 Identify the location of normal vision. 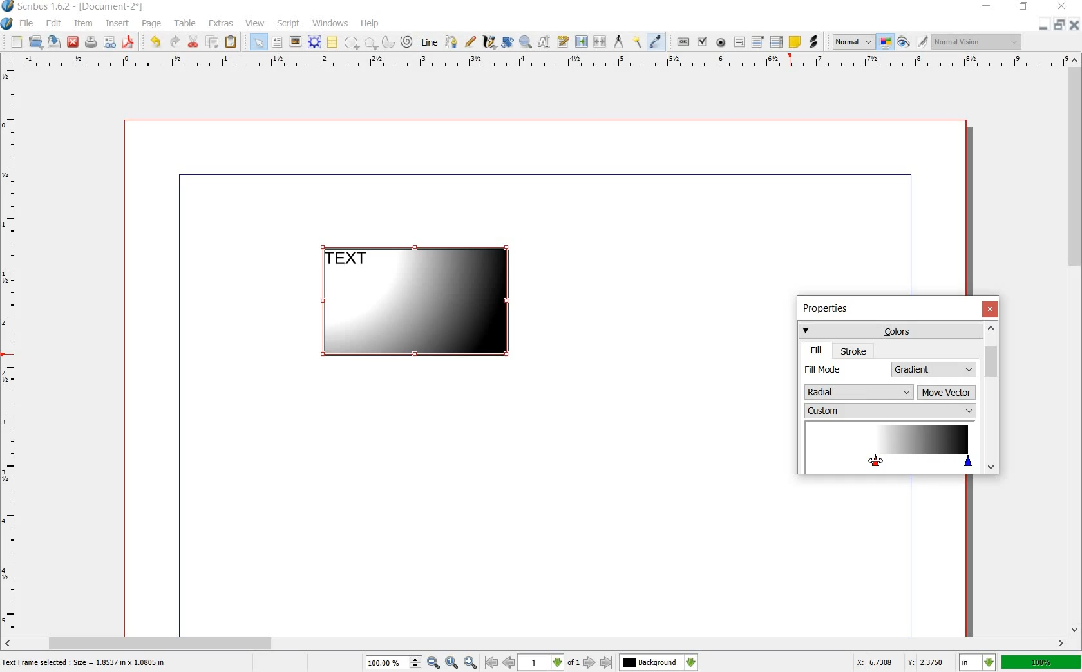
(979, 41).